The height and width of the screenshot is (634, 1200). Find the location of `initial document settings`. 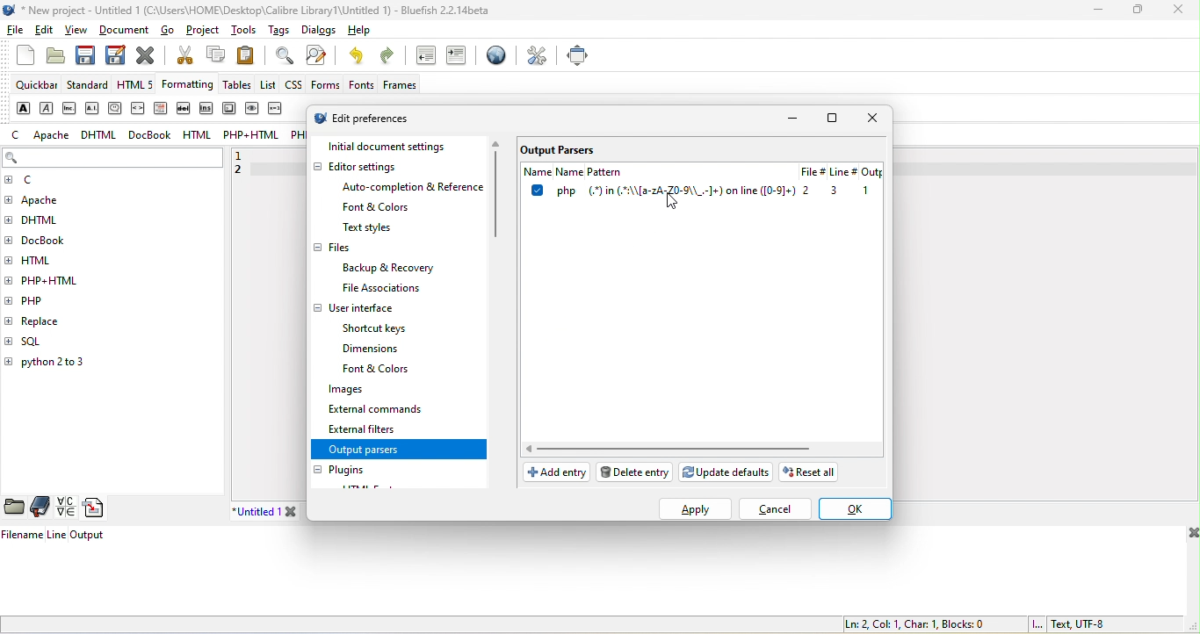

initial document settings is located at coordinates (401, 147).